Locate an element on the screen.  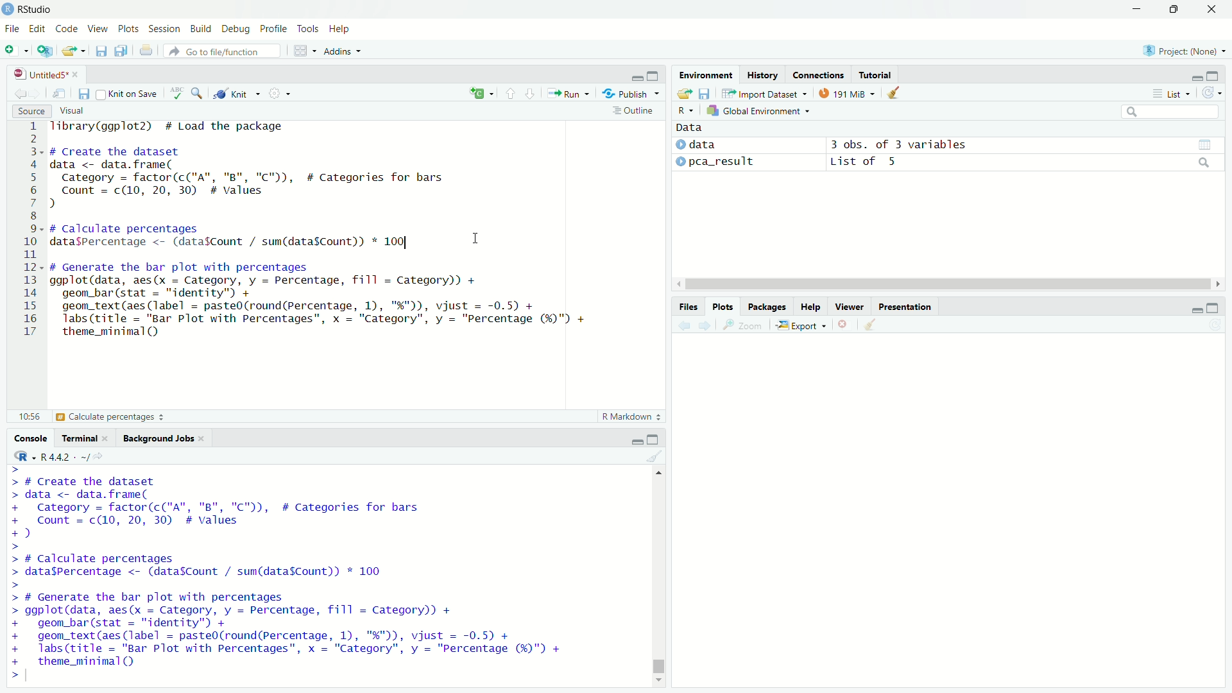
save is located at coordinates (100, 51).